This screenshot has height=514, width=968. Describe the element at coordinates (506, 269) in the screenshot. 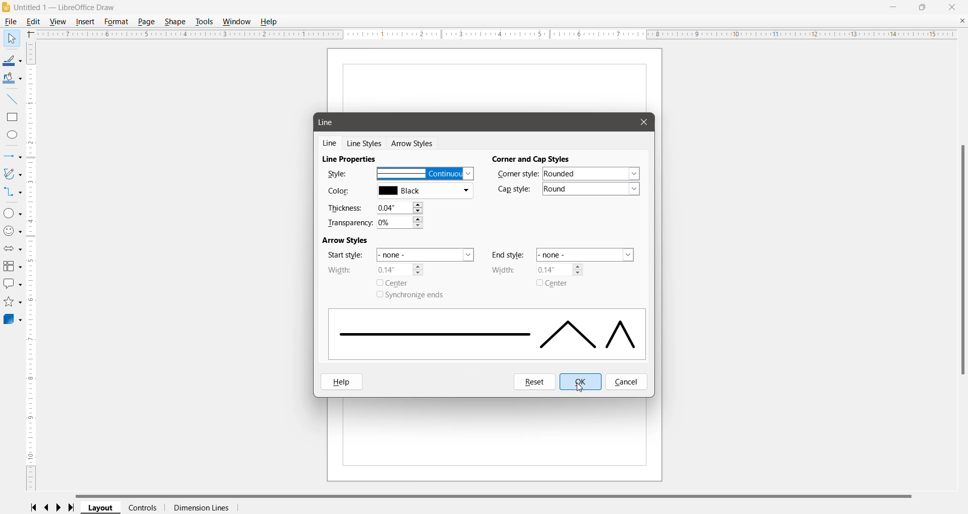

I see `Width` at that location.